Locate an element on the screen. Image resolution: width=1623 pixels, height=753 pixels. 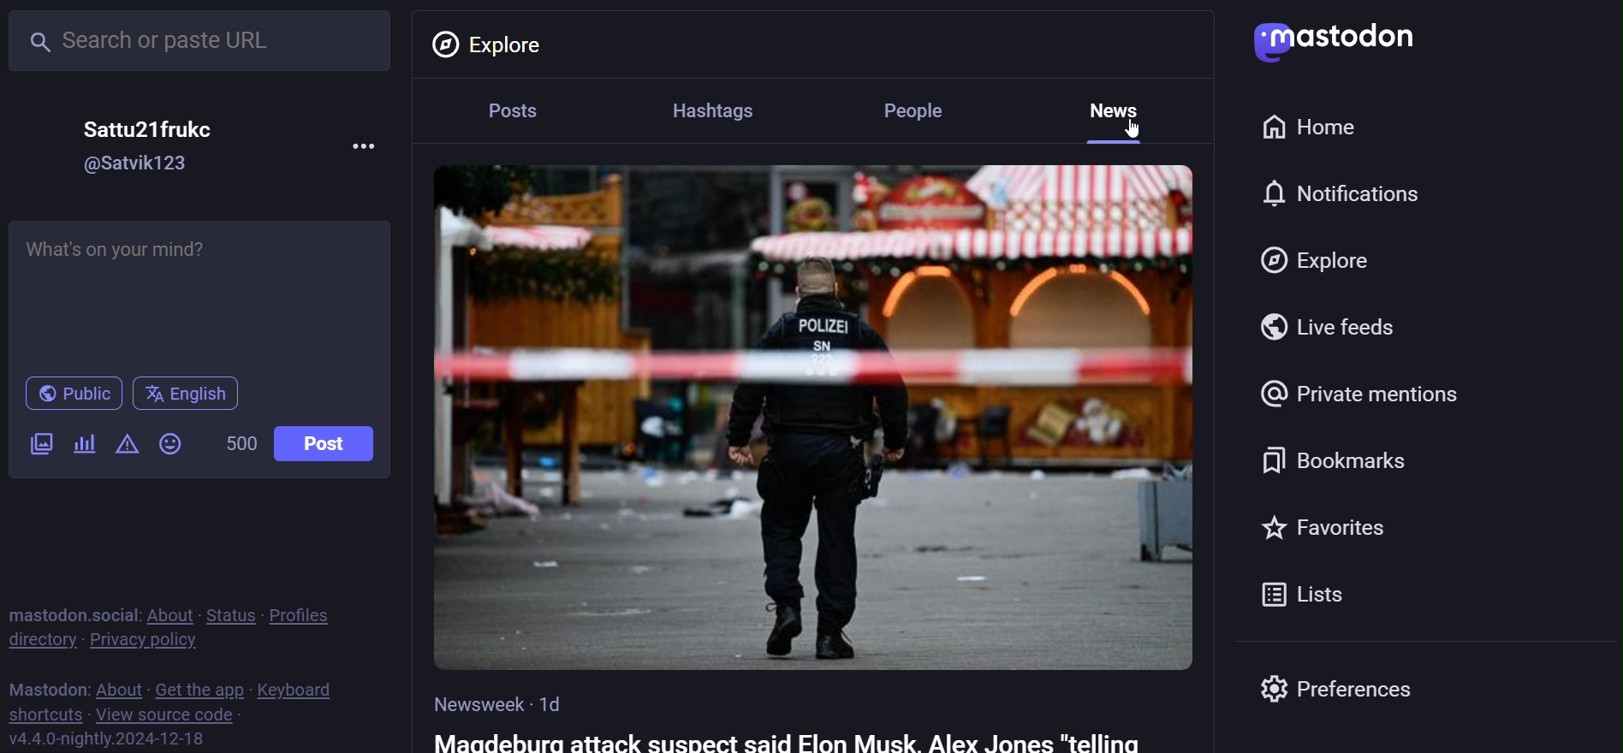
home is located at coordinates (1310, 127).